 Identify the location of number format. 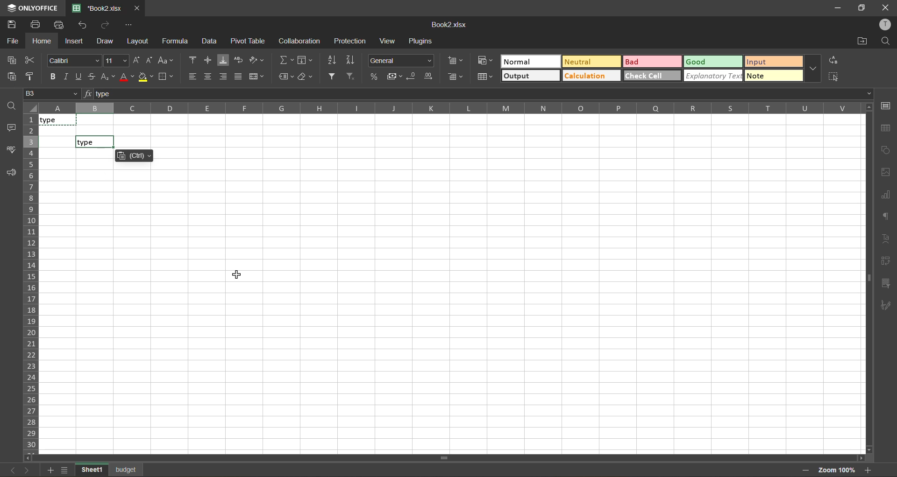
(401, 61).